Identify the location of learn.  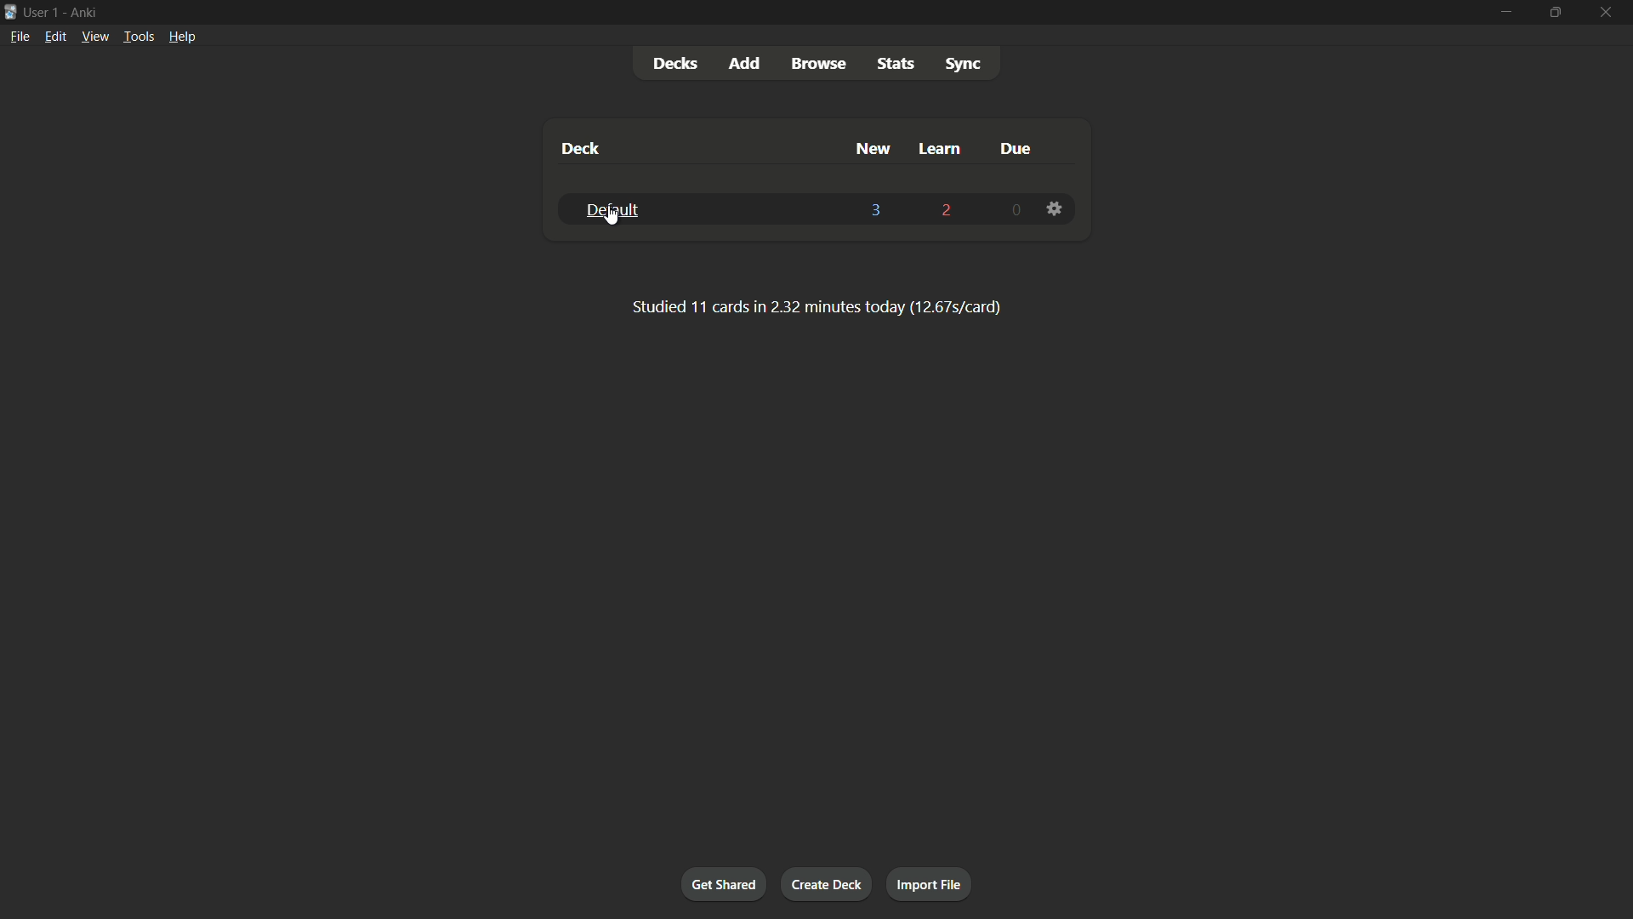
(937, 148).